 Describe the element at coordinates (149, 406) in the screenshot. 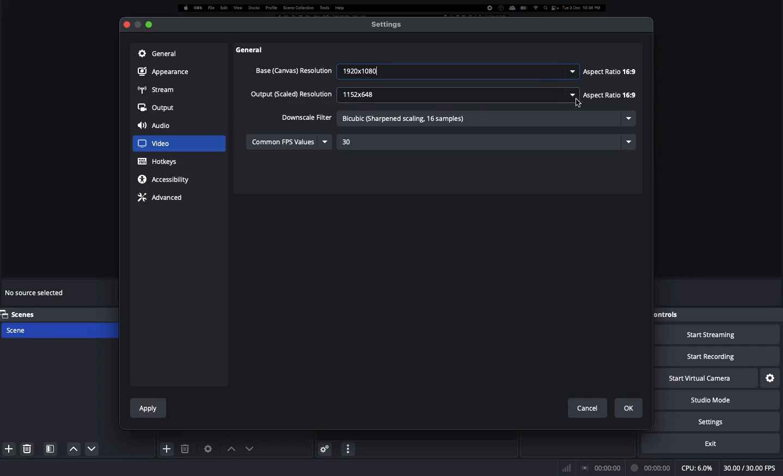

I see `Apply` at that location.